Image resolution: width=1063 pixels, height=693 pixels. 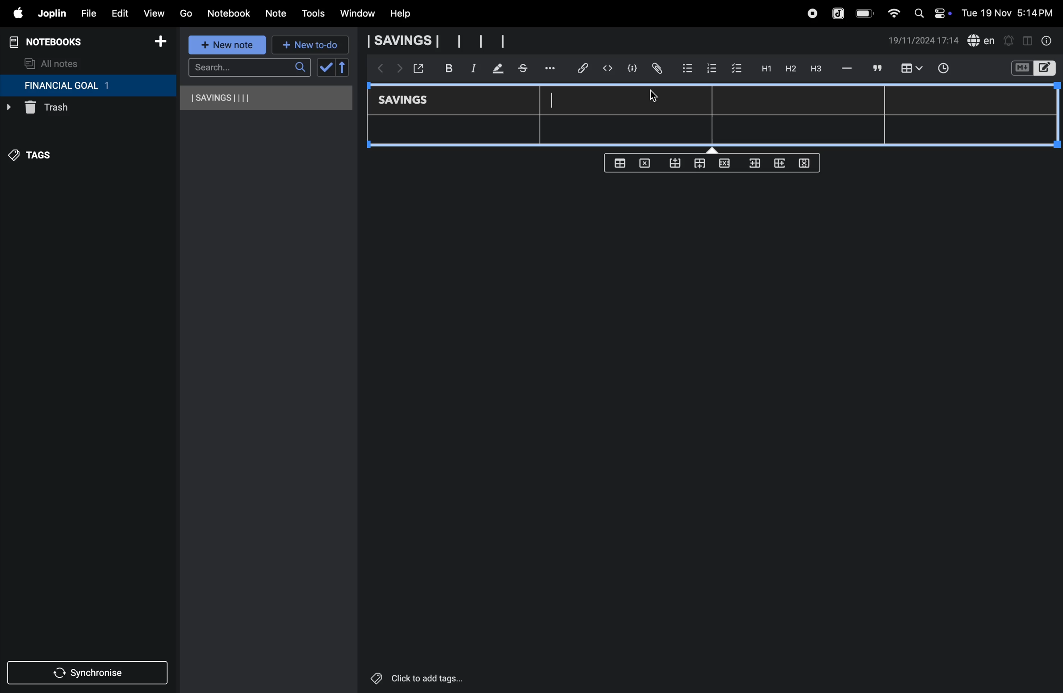 I want to click on cursor, so click(x=652, y=95).